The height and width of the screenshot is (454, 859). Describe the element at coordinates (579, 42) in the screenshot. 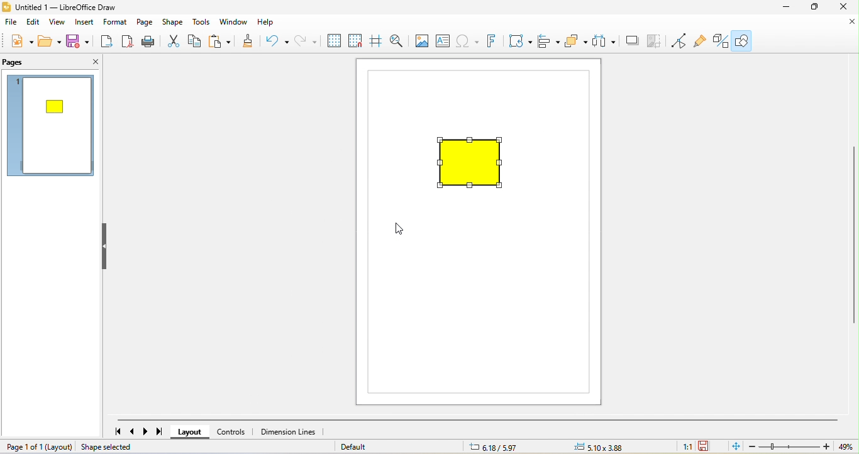

I see `arrange` at that location.